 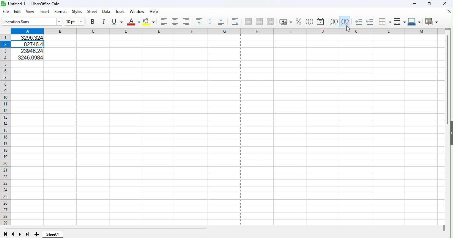 I want to click on Align left, so click(x=164, y=21).